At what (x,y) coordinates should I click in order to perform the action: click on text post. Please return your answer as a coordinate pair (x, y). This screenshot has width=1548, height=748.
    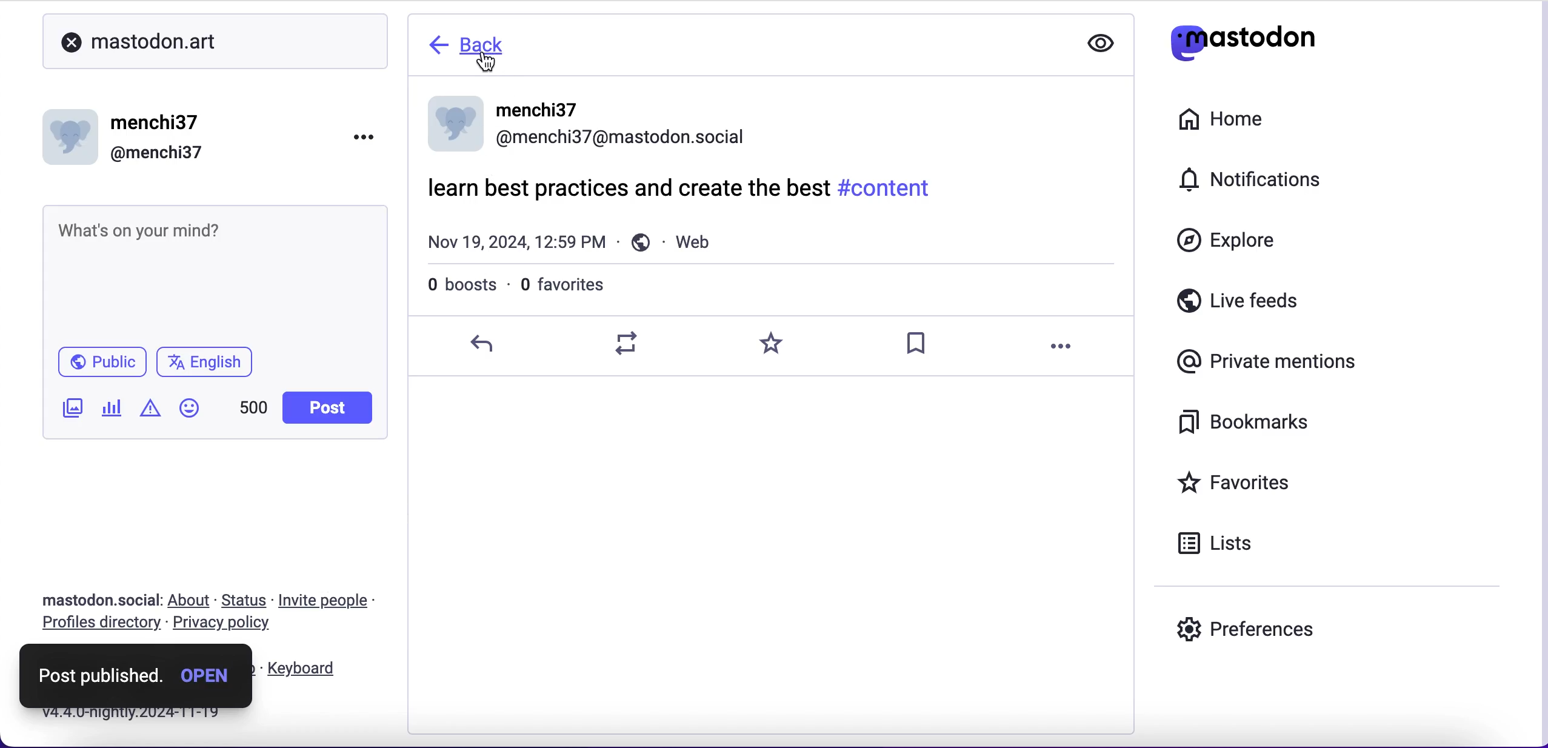
    Looking at the image, I should click on (136, 229).